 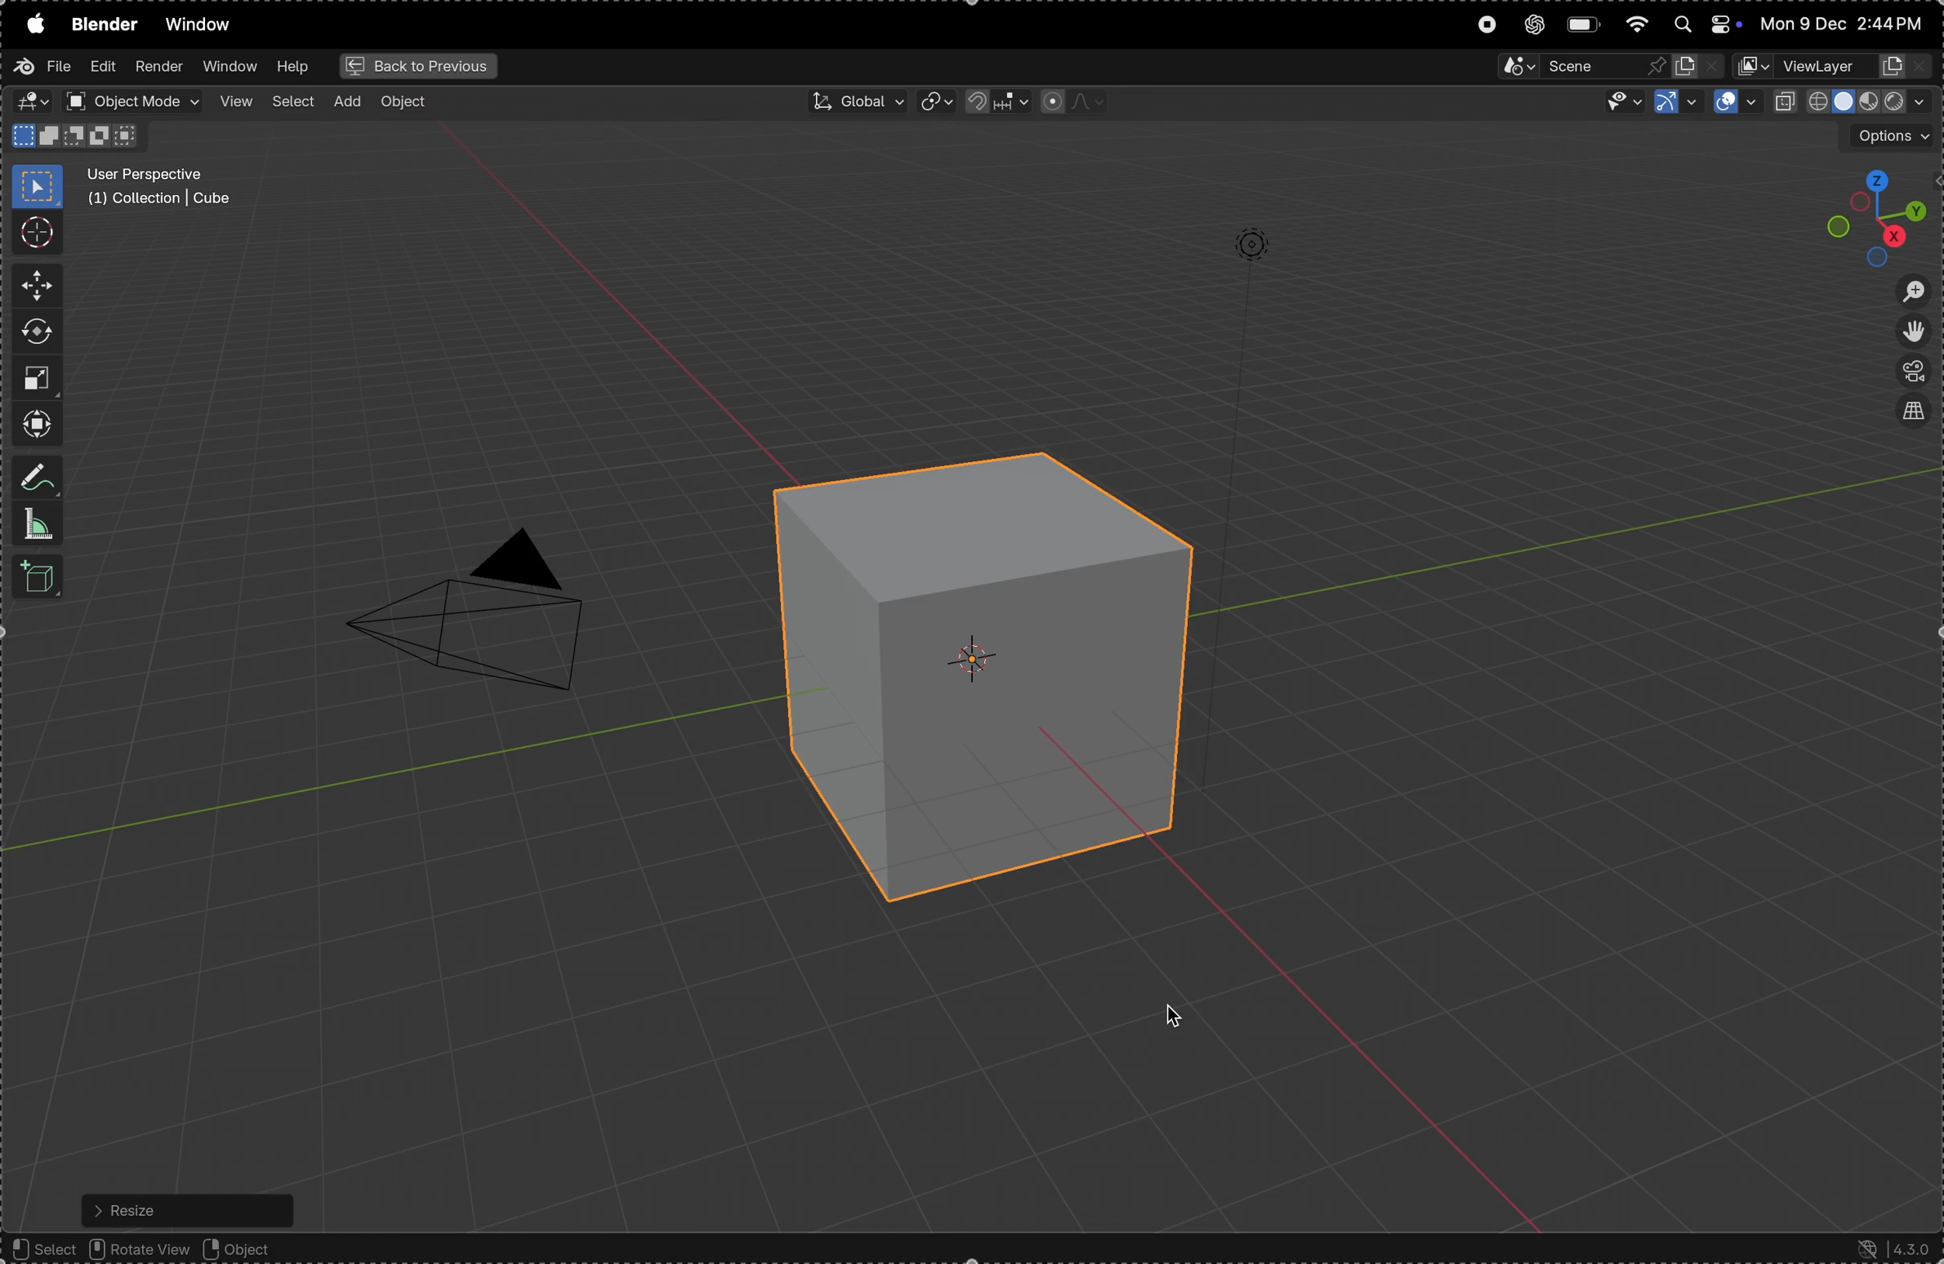 What do you see at coordinates (488, 620) in the screenshot?
I see `camera` at bounding box center [488, 620].